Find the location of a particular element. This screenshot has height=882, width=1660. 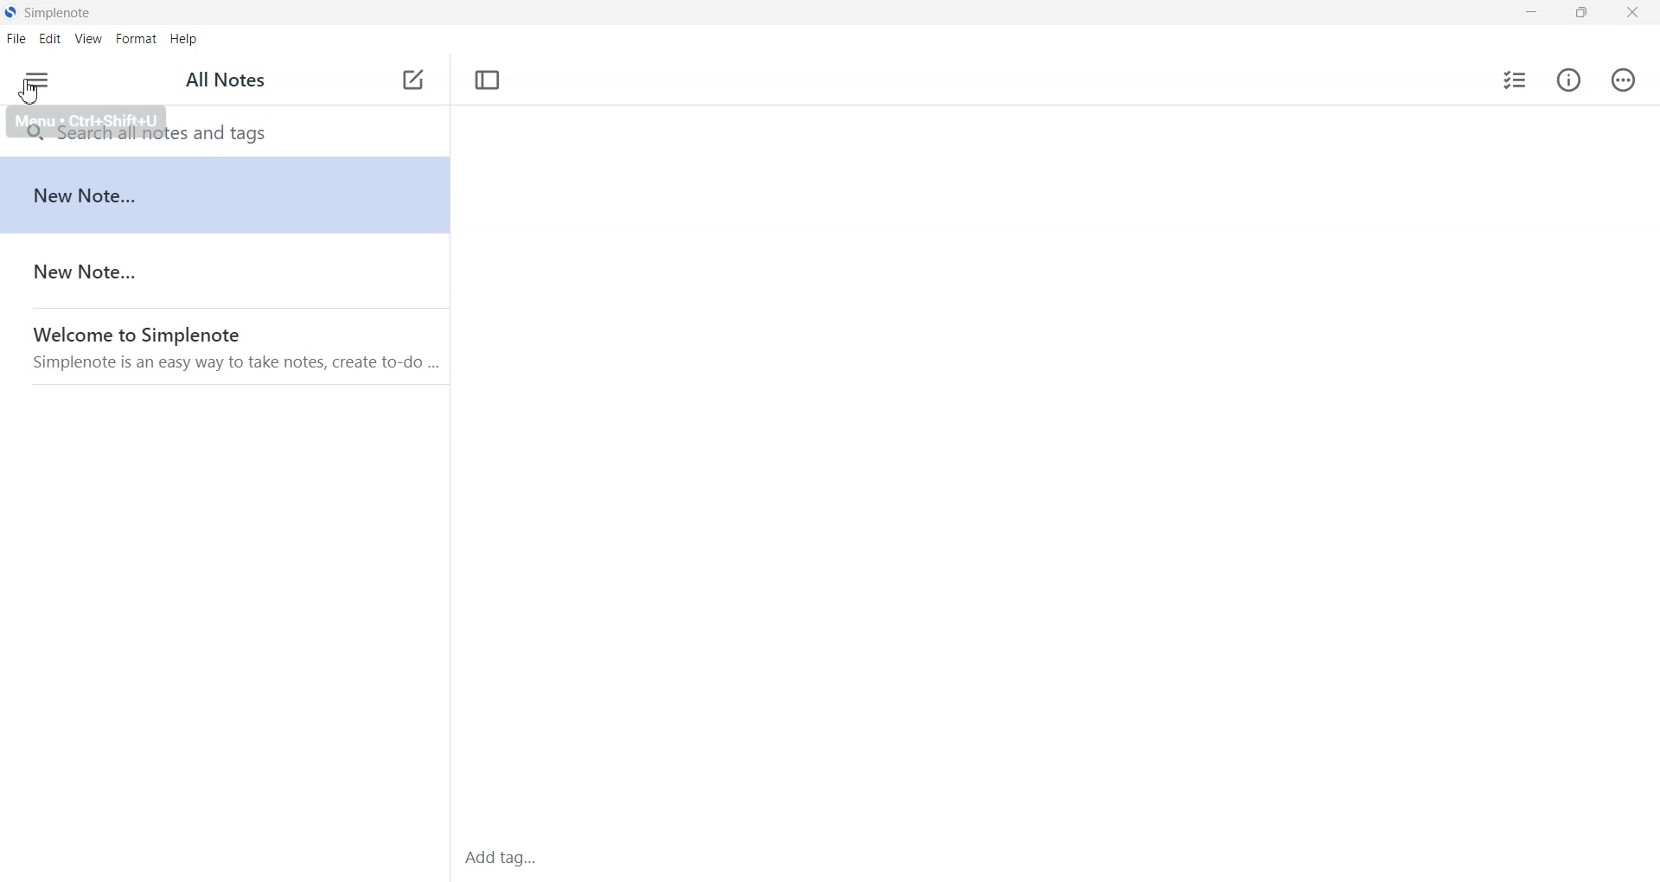

Help is located at coordinates (183, 37).